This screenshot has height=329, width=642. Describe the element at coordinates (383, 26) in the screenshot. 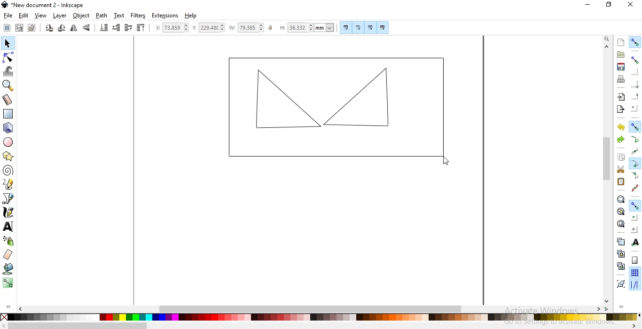

I see `move patterns along with objects` at that location.